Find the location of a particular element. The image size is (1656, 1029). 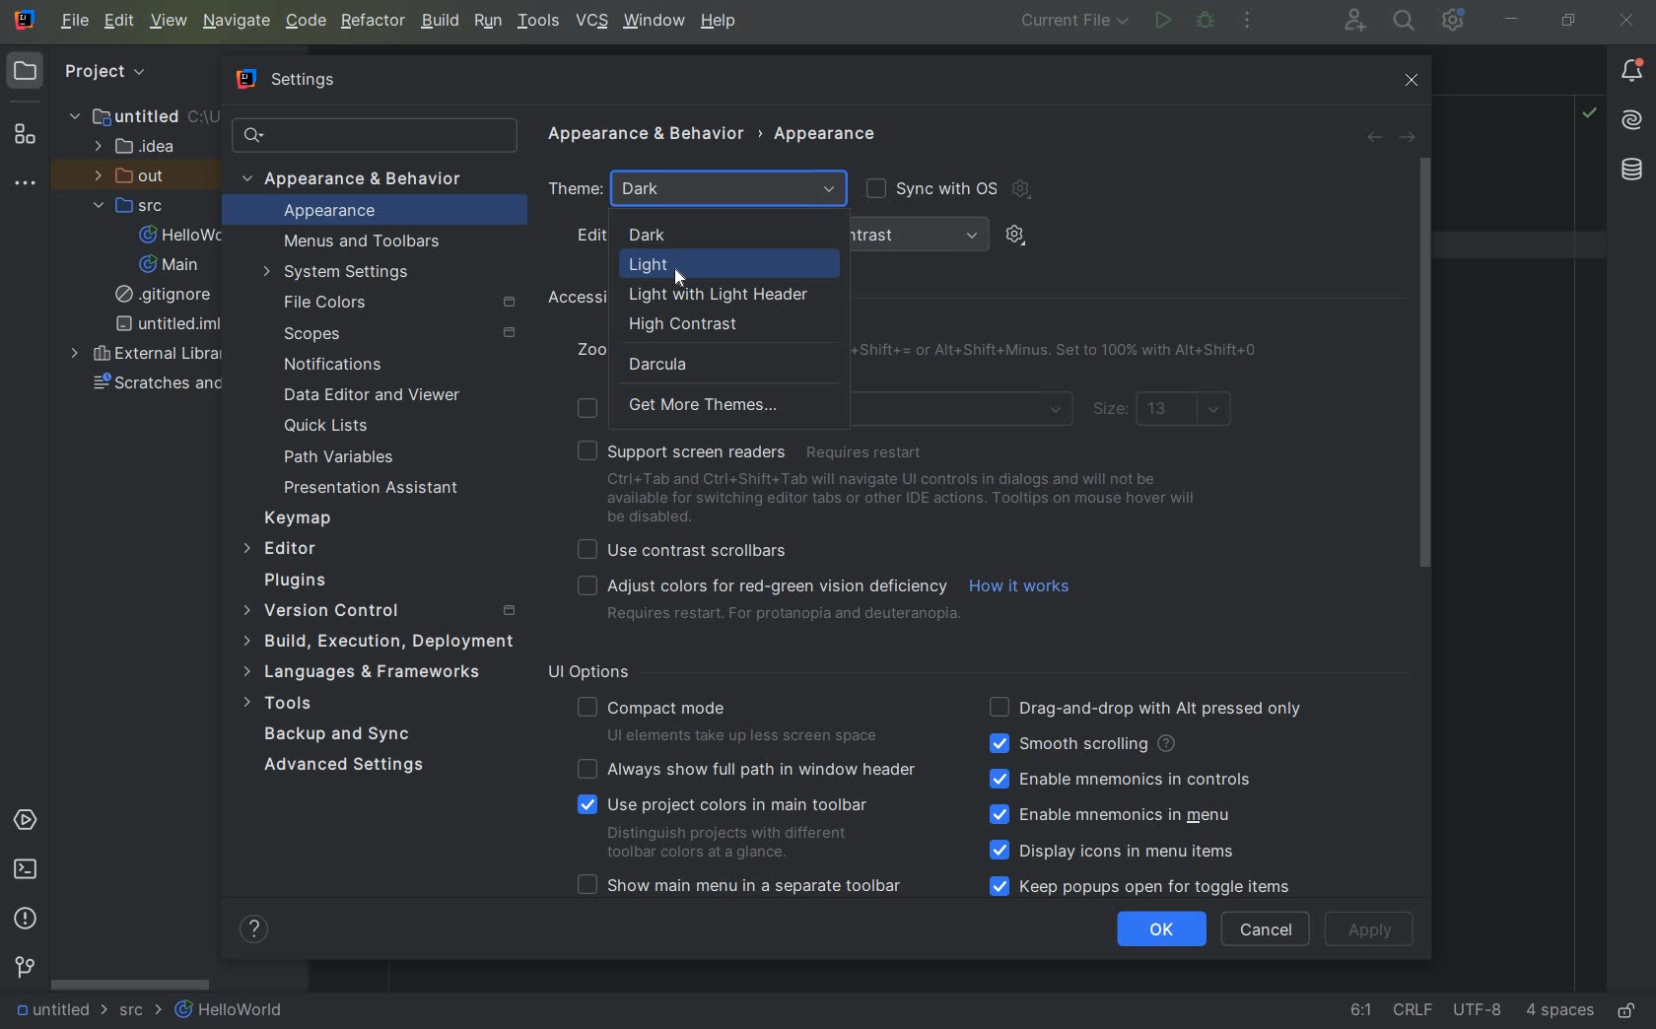

UI Options is located at coordinates (596, 672).